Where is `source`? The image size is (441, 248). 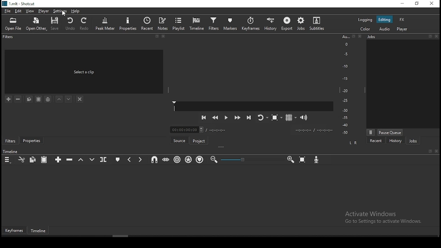
source is located at coordinates (179, 140).